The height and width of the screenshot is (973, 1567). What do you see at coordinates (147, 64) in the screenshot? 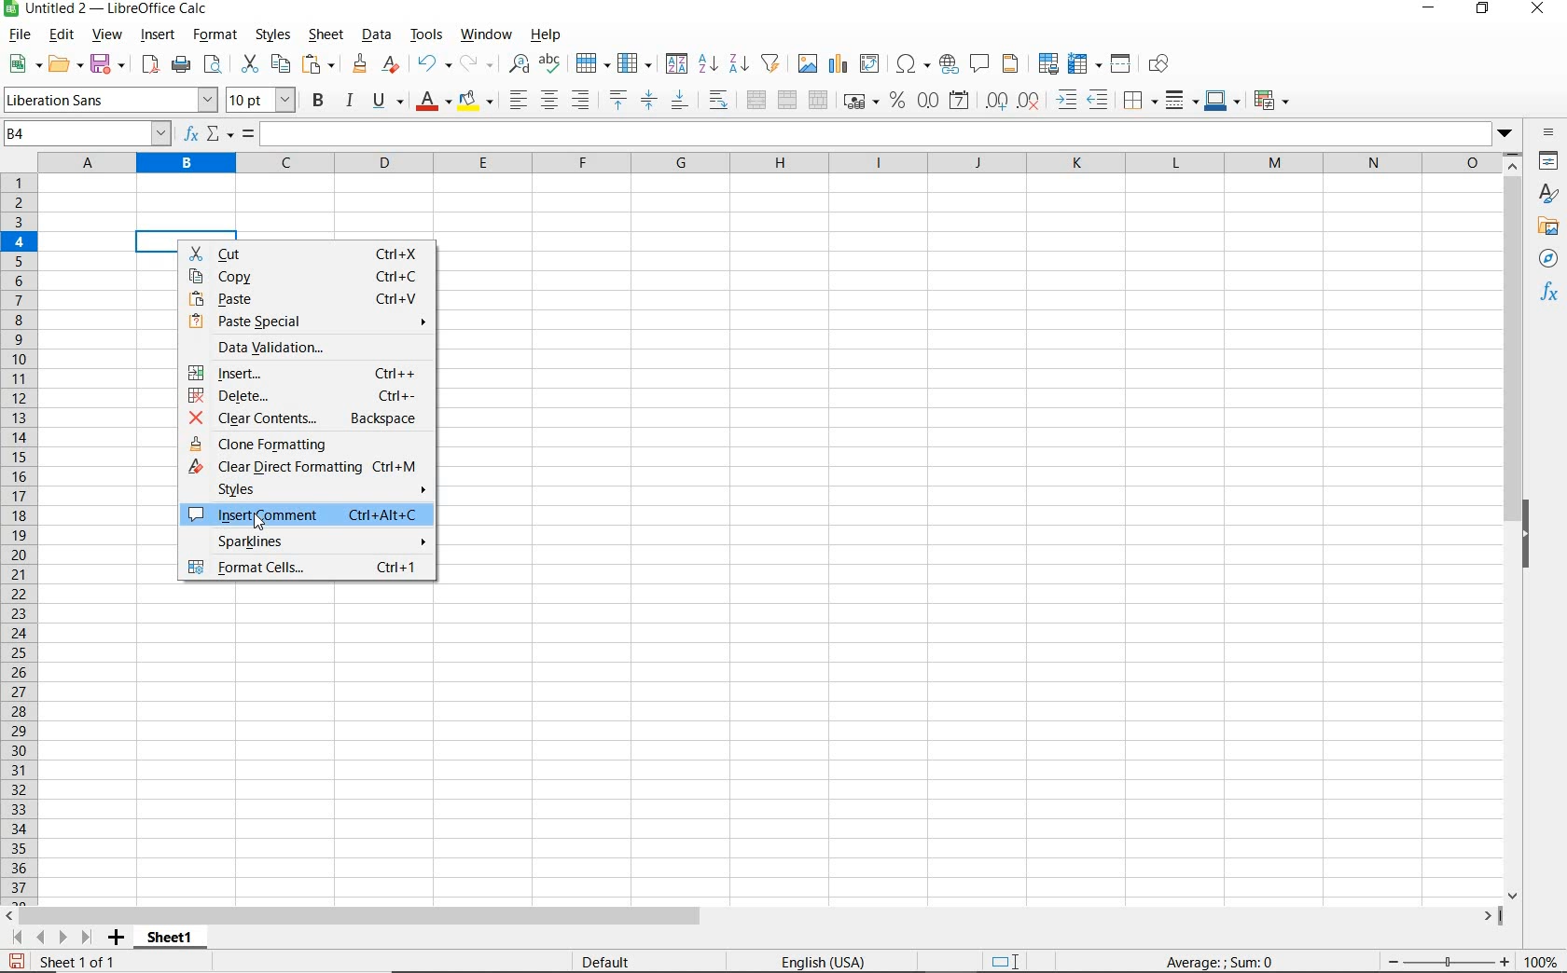
I see `export as pdf` at bounding box center [147, 64].